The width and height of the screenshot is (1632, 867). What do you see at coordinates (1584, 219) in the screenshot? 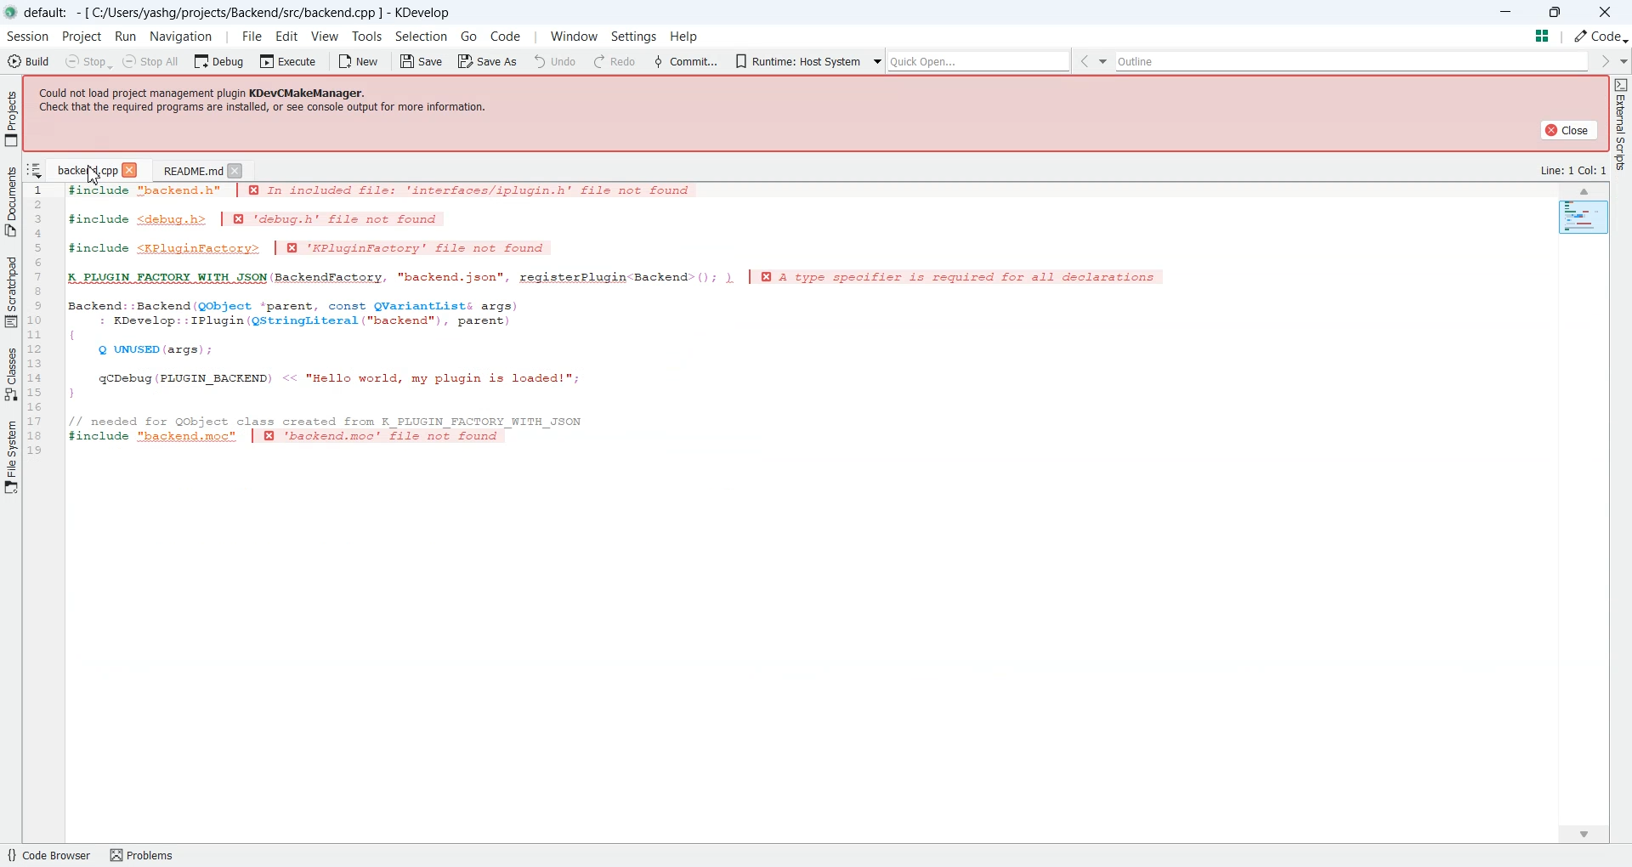
I see `File Overview` at bounding box center [1584, 219].